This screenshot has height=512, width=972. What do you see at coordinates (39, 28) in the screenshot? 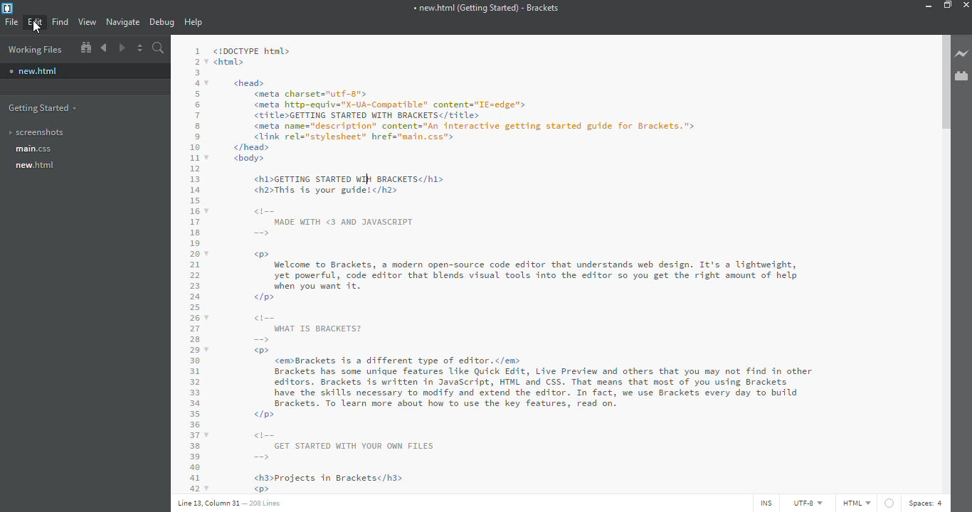
I see `cursor` at bounding box center [39, 28].